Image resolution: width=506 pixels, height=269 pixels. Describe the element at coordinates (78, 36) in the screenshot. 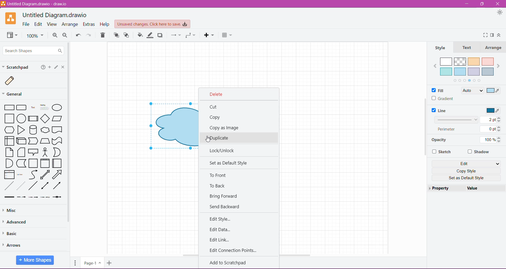

I see `Undo` at that location.